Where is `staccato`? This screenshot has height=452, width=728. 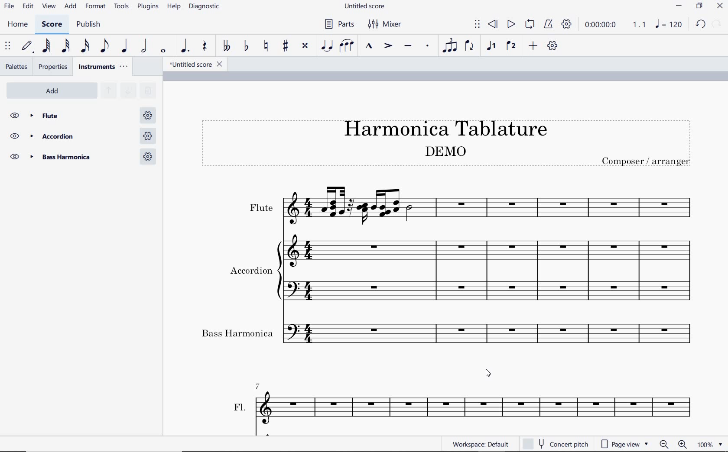
staccato is located at coordinates (427, 46).